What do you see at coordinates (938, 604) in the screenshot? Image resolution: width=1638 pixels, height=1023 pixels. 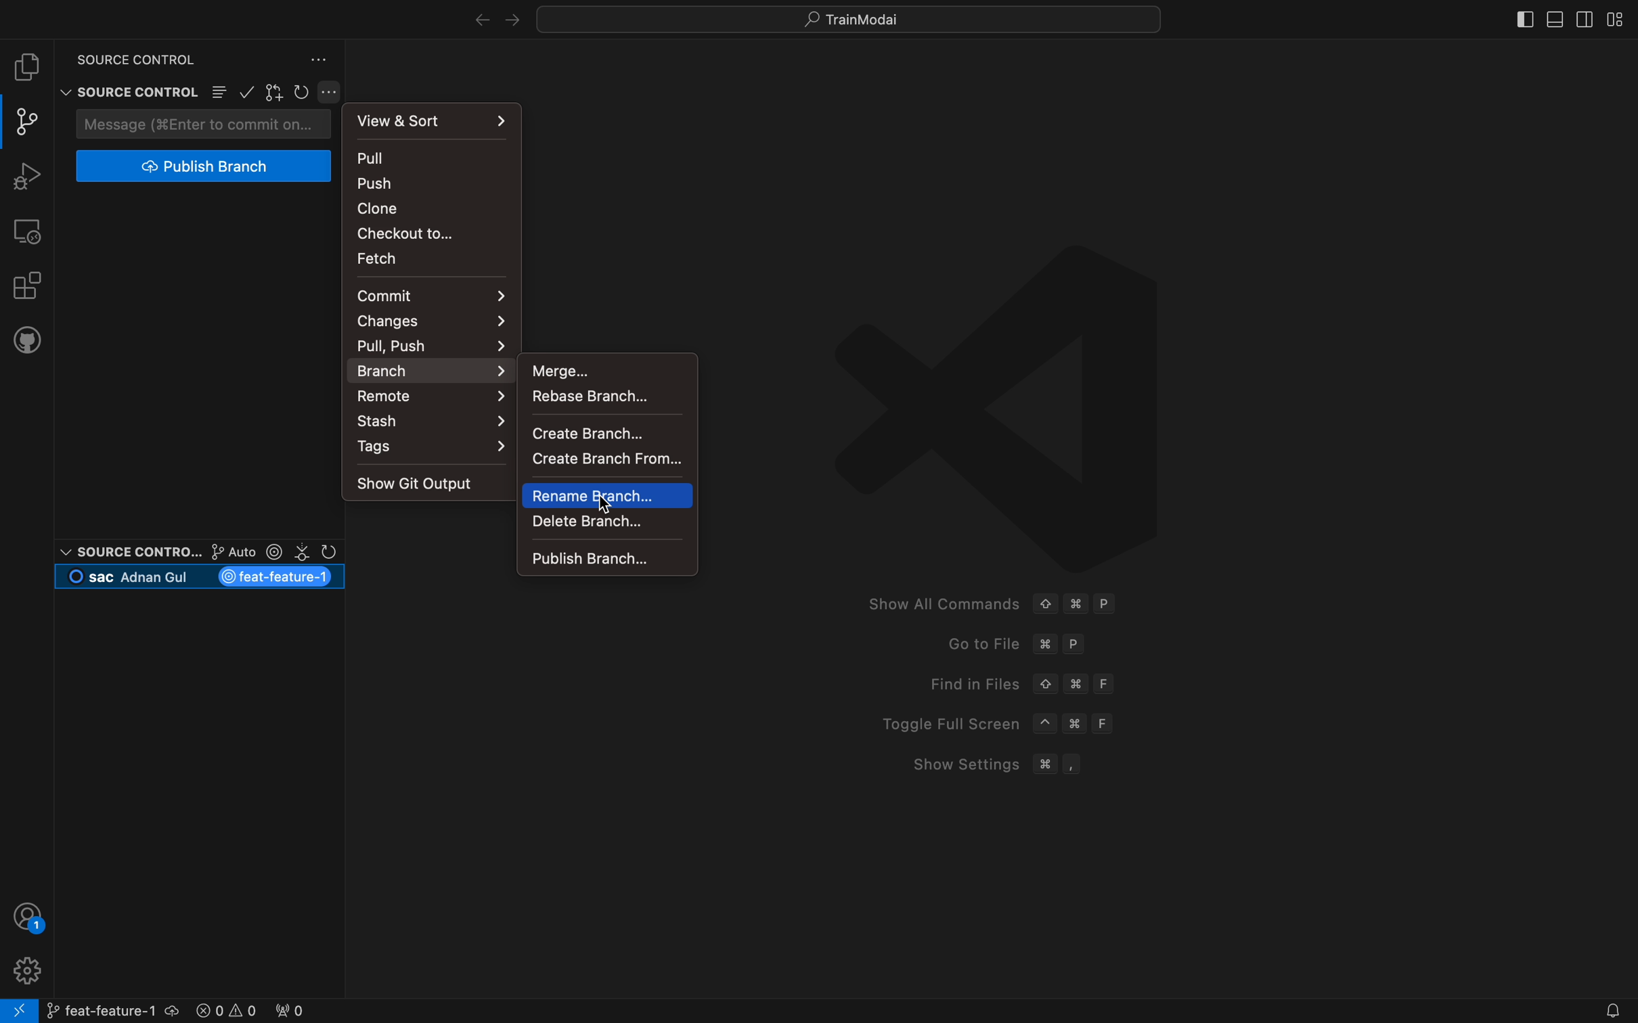 I see `Show All Commands` at bounding box center [938, 604].